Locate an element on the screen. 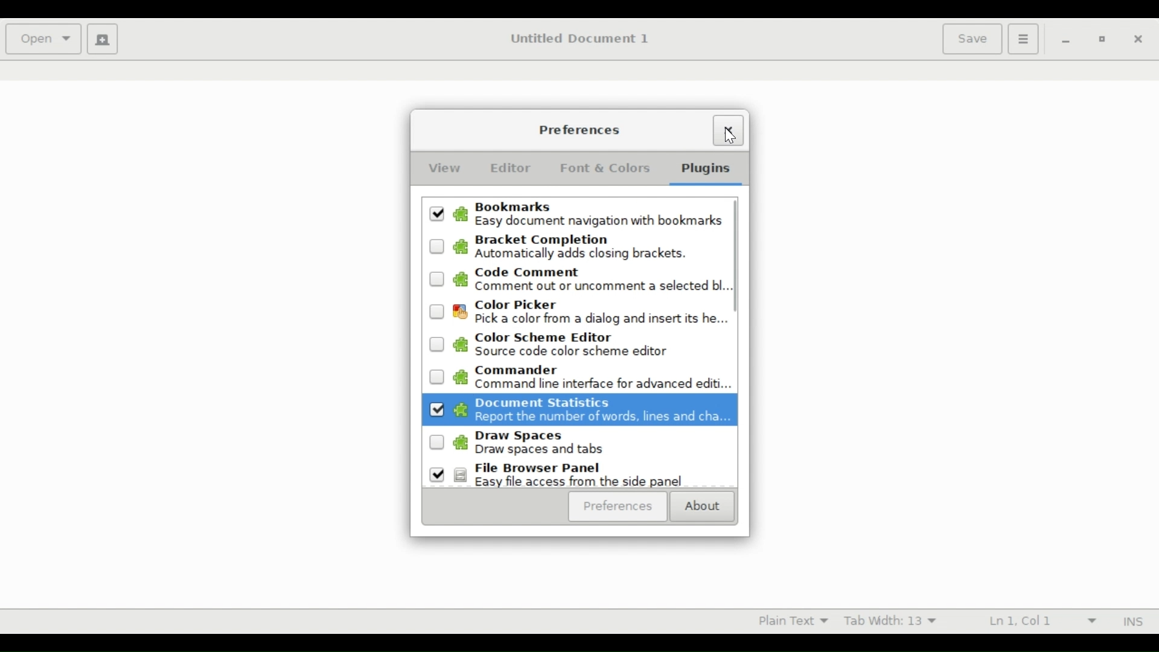 The width and height of the screenshot is (1159, 652). Save is located at coordinates (971, 39).